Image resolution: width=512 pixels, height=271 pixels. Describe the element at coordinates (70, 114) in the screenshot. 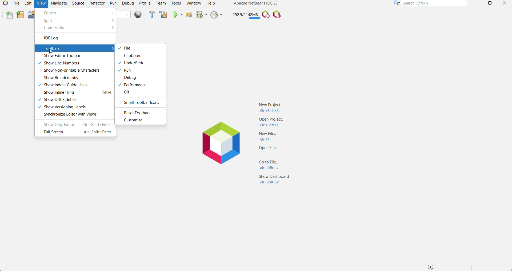

I see `Synchronize Editor with Views` at that location.